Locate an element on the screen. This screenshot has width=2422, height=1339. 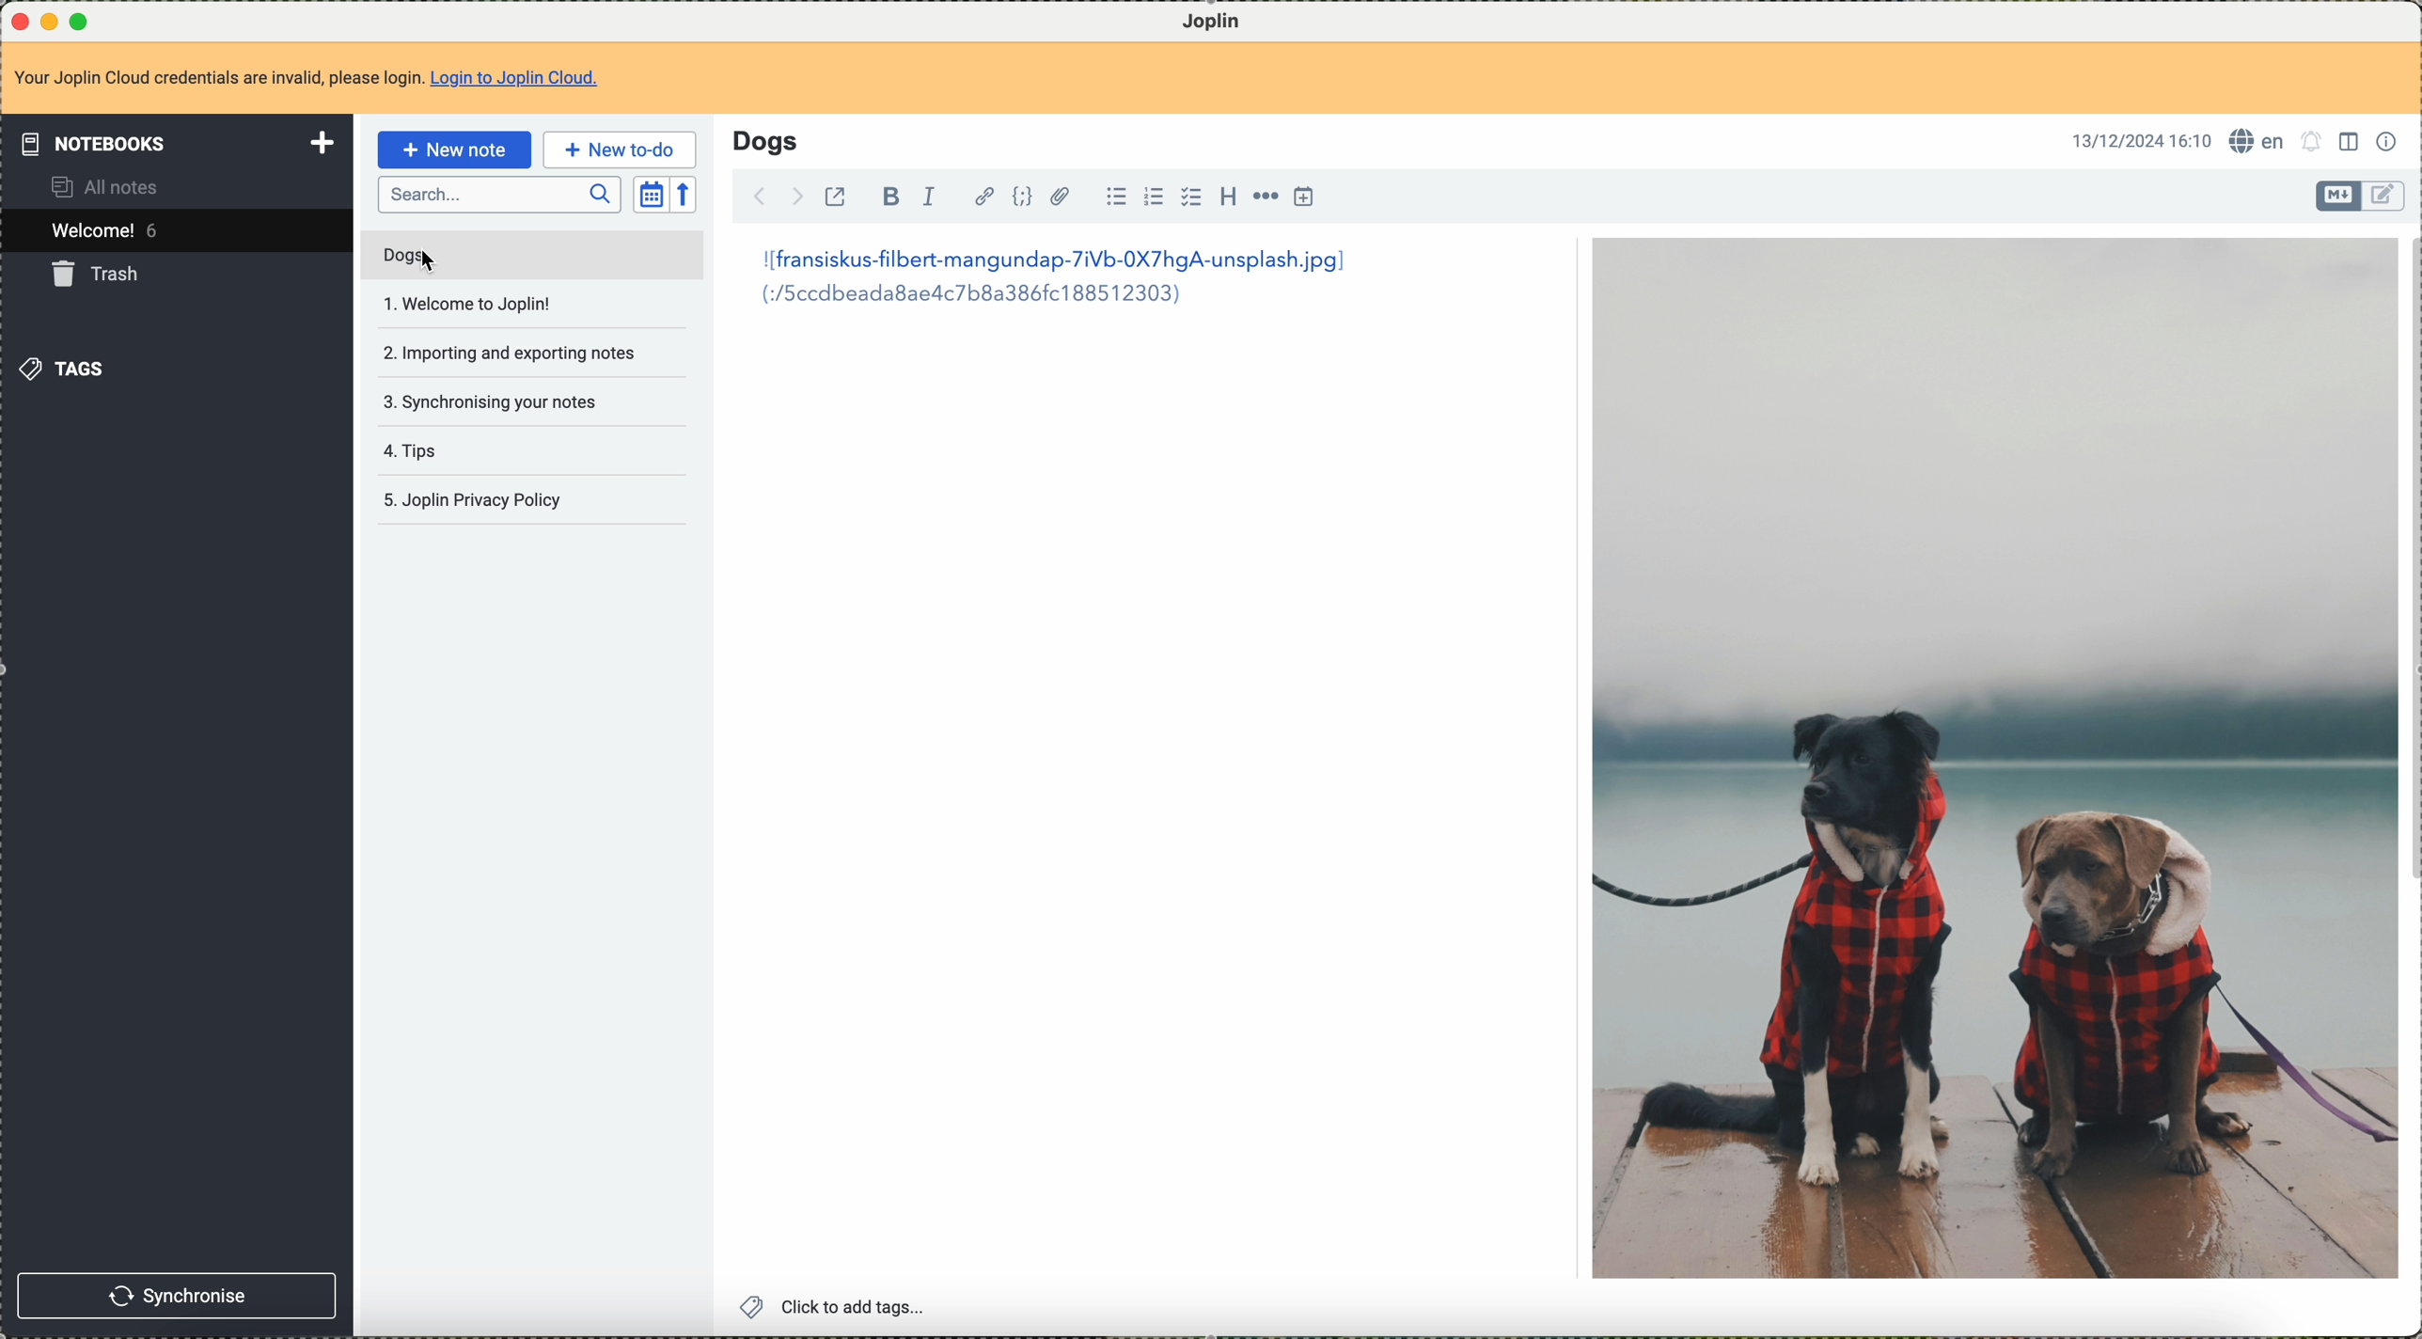
welcome is located at coordinates (173, 231).